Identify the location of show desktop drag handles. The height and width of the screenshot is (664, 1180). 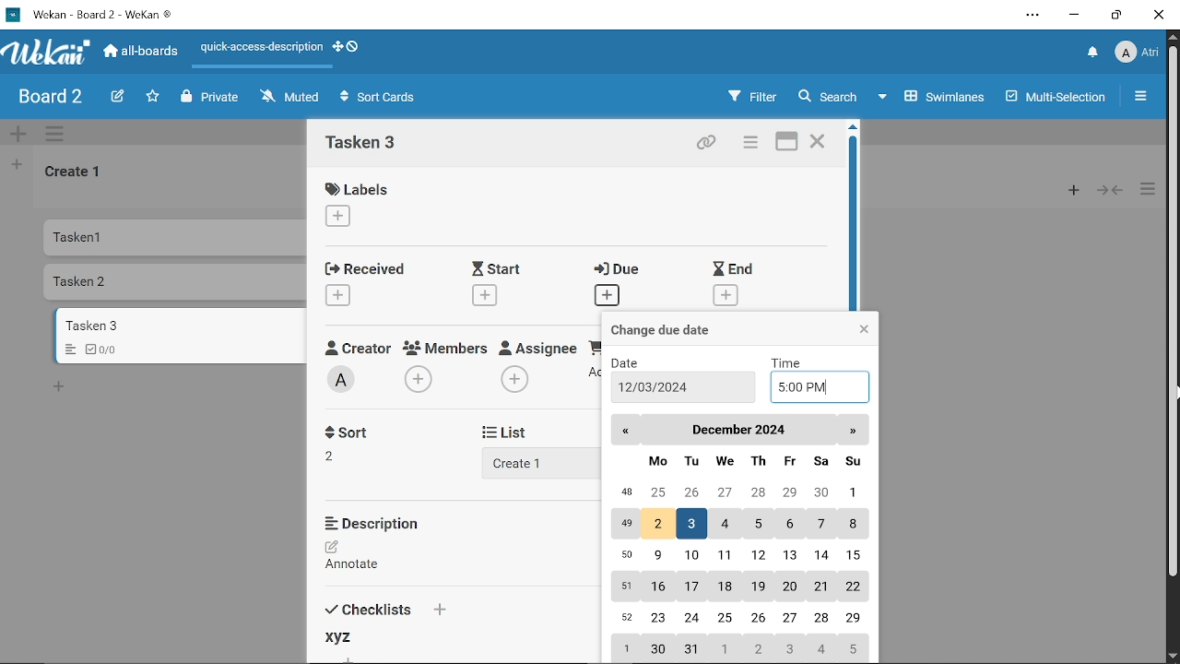
(336, 49).